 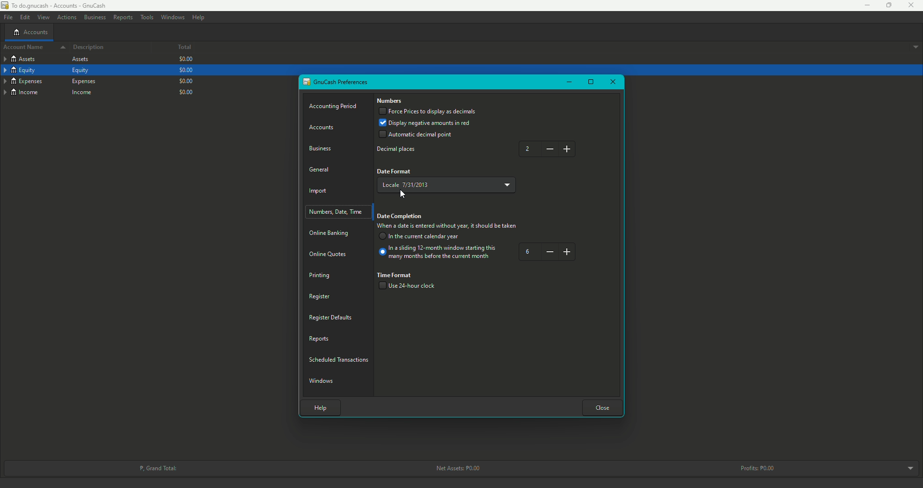 What do you see at coordinates (43, 17) in the screenshot?
I see `View` at bounding box center [43, 17].